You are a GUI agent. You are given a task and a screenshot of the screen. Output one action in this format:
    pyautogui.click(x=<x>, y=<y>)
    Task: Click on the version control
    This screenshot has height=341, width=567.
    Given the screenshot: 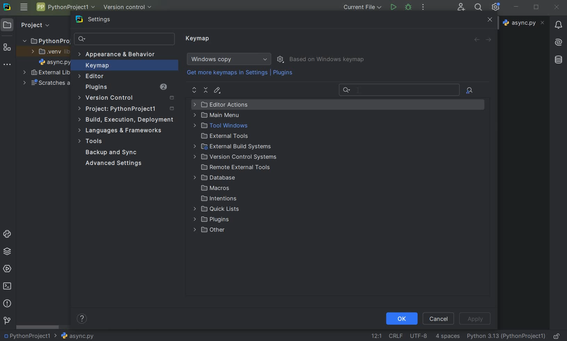 What is the action you would take?
    pyautogui.click(x=128, y=98)
    